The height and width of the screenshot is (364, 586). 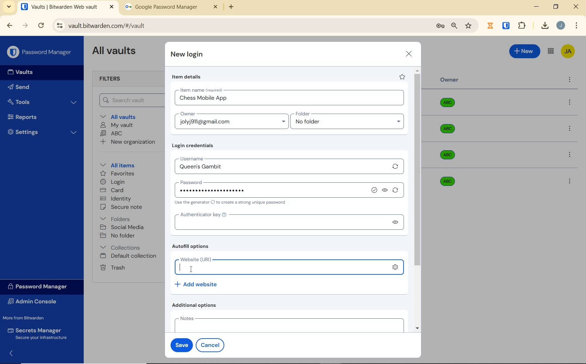 I want to click on Add website, so click(x=197, y=284).